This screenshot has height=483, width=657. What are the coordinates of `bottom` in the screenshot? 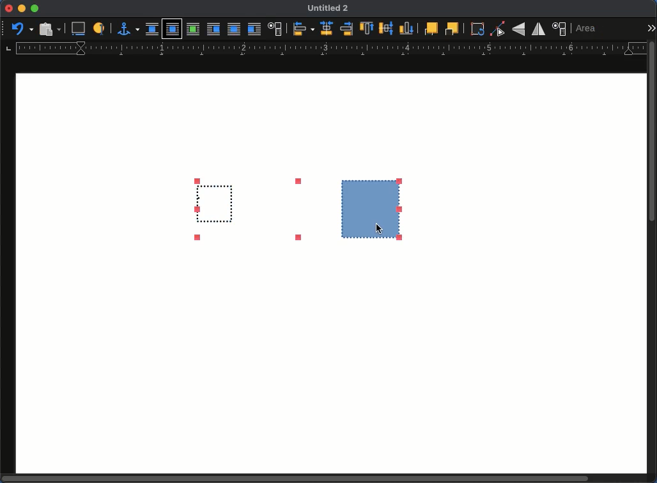 It's located at (405, 27).